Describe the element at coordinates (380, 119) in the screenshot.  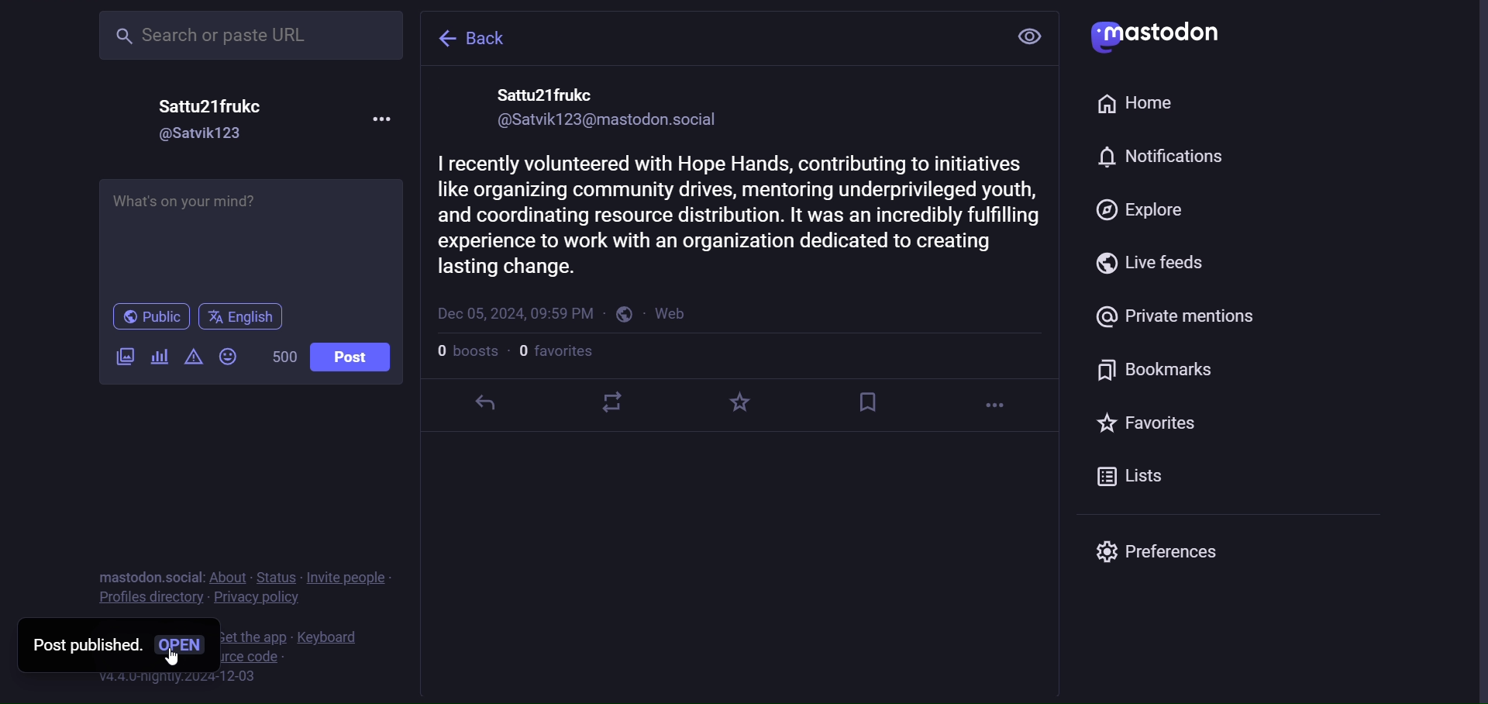
I see `more` at that location.